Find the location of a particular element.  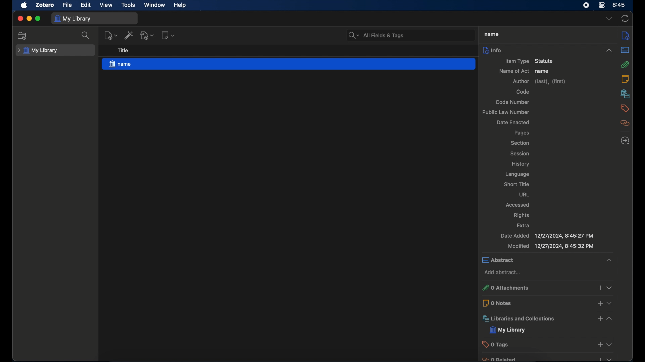

my library is located at coordinates (508, 330).